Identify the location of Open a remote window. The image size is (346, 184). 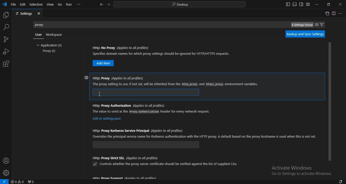
(5, 181).